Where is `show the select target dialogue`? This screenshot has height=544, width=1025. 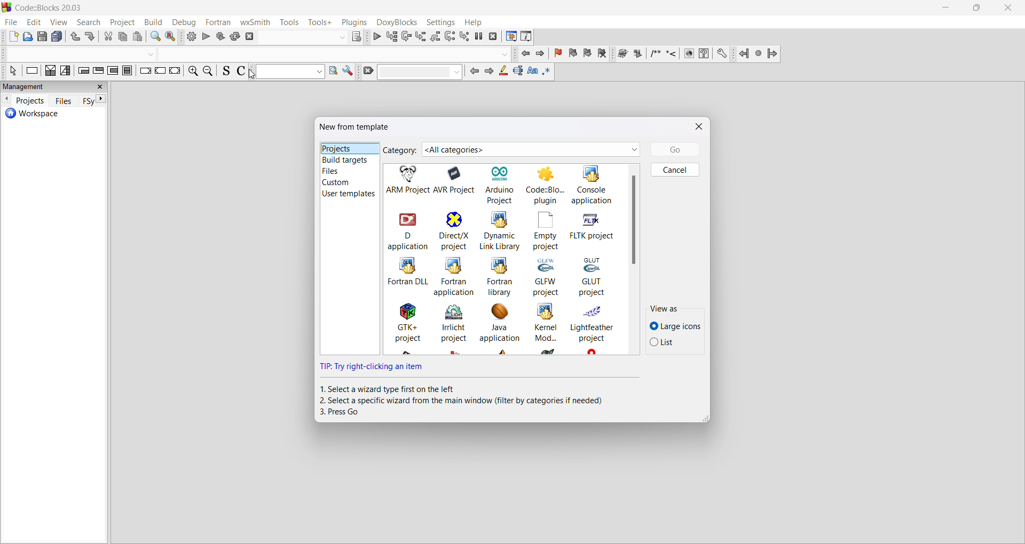
show the select target dialogue is located at coordinates (312, 37).